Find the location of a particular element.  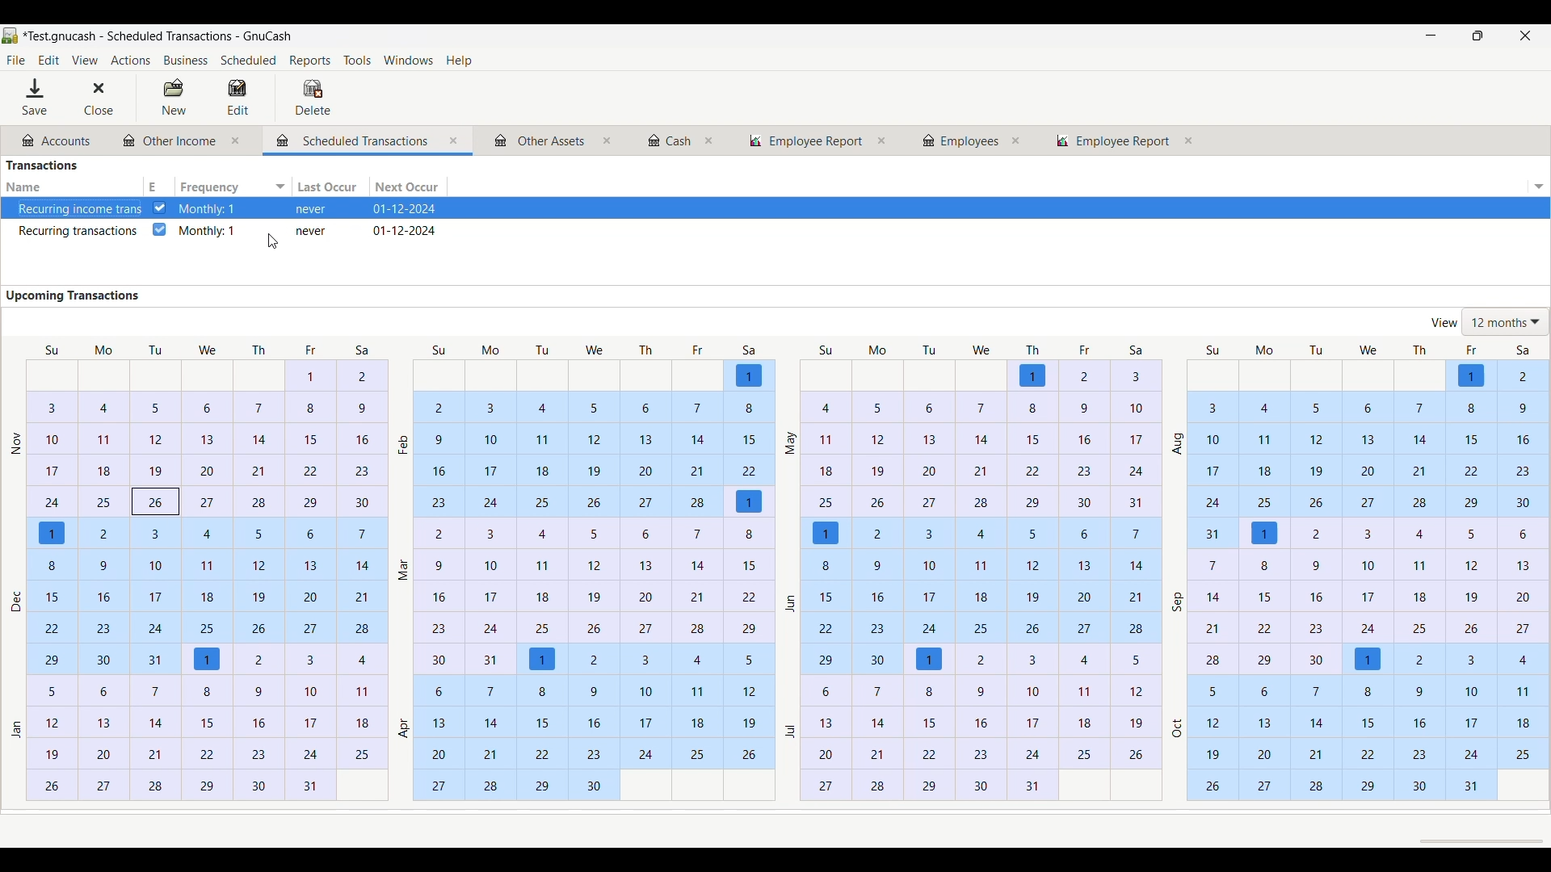

monthly: 1 is located at coordinates (208, 233).